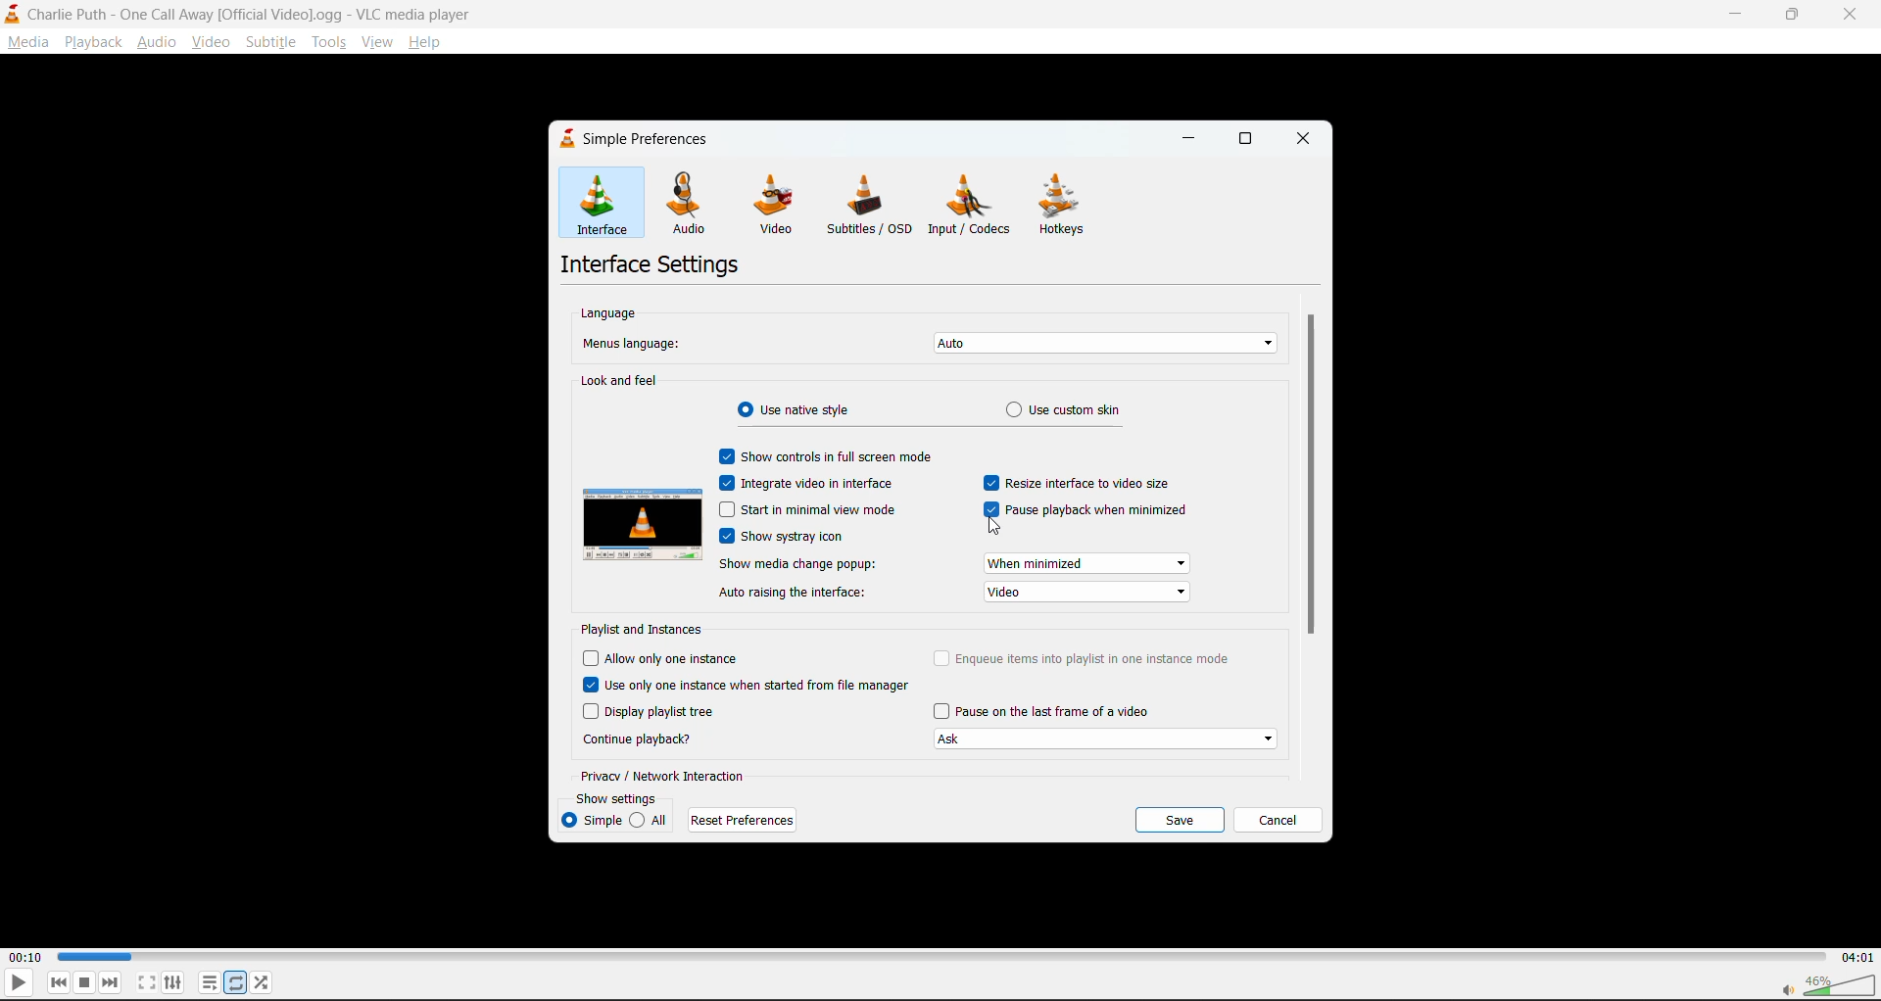  Describe the element at coordinates (215, 44) in the screenshot. I see `video` at that location.